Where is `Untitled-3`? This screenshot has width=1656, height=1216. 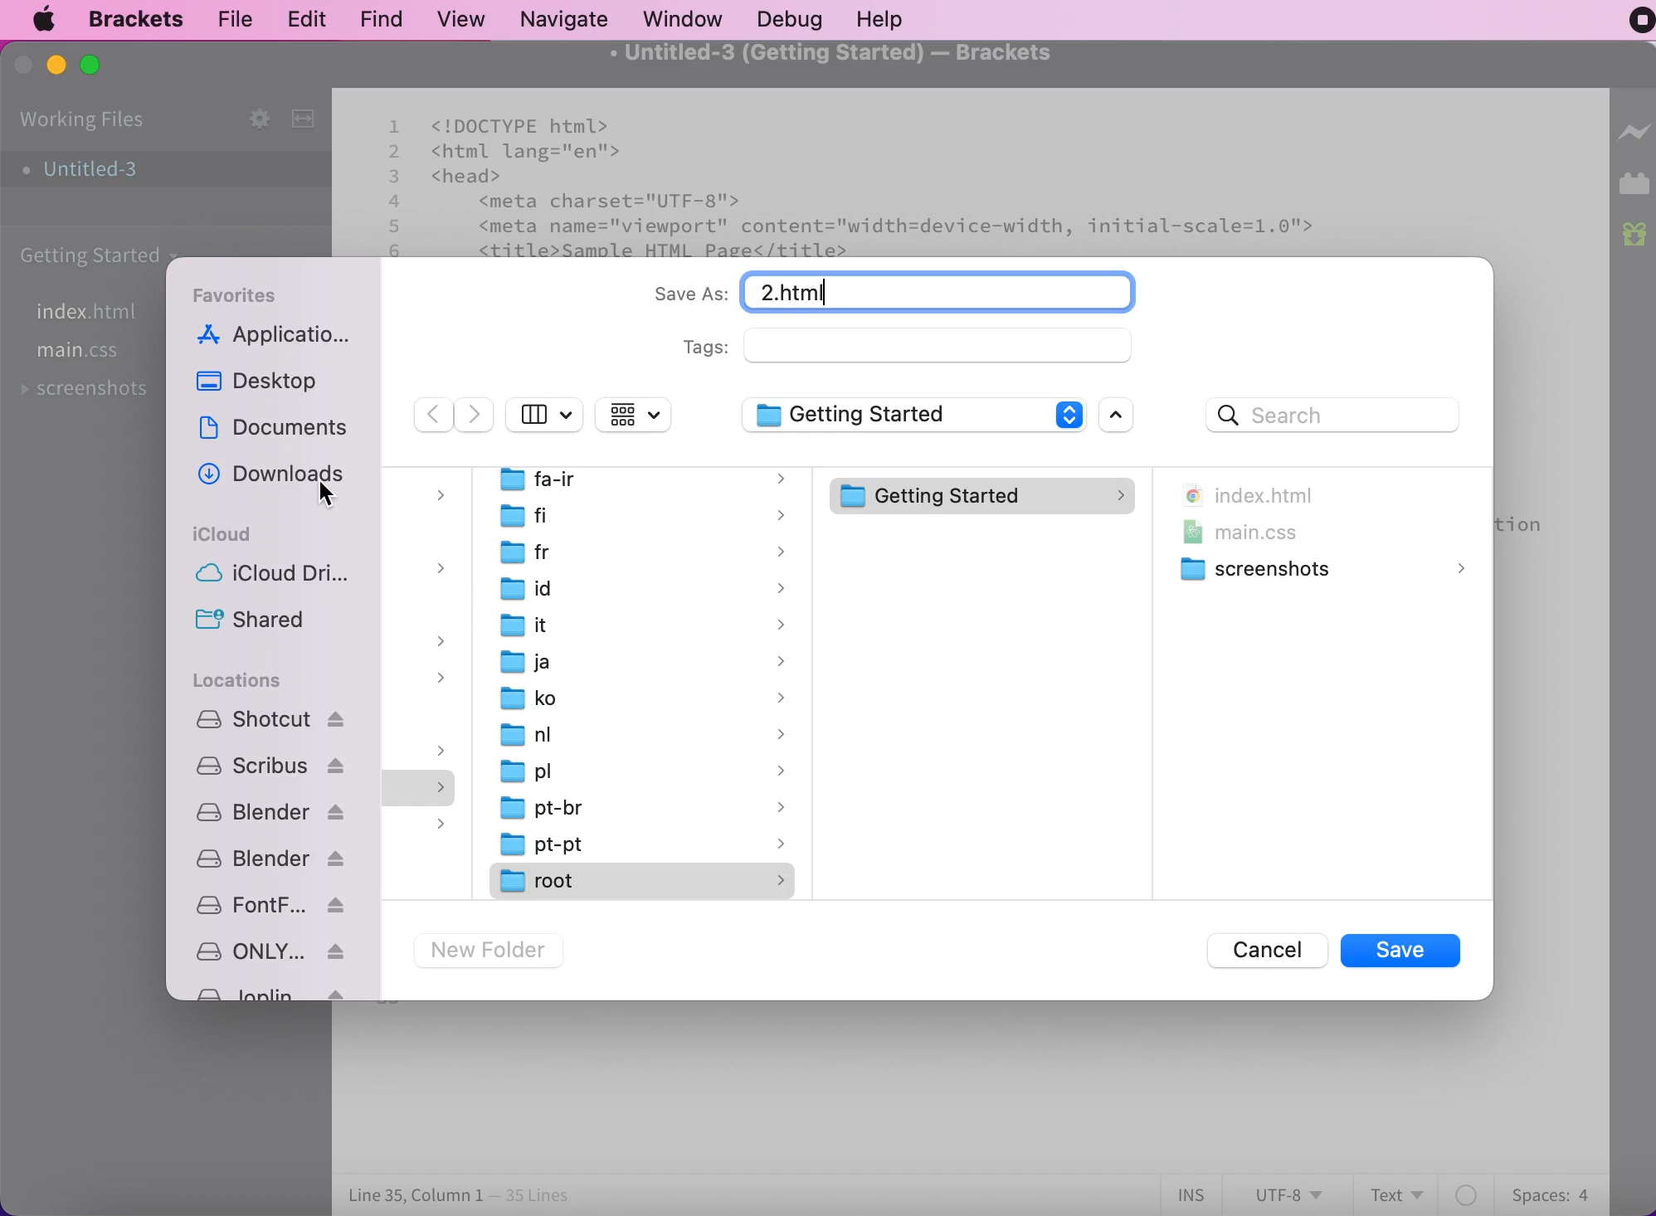 Untitled-3 is located at coordinates (829, 290).